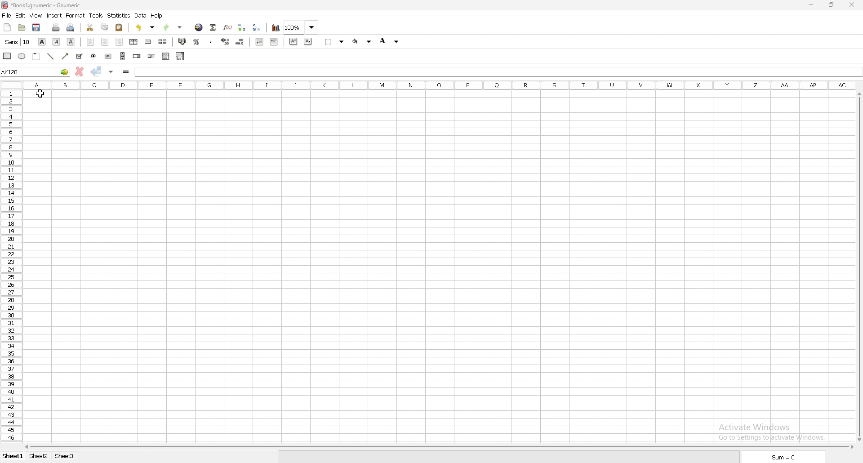  What do you see at coordinates (13, 457) in the screenshot?
I see `sheet 1` at bounding box center [13, 457].